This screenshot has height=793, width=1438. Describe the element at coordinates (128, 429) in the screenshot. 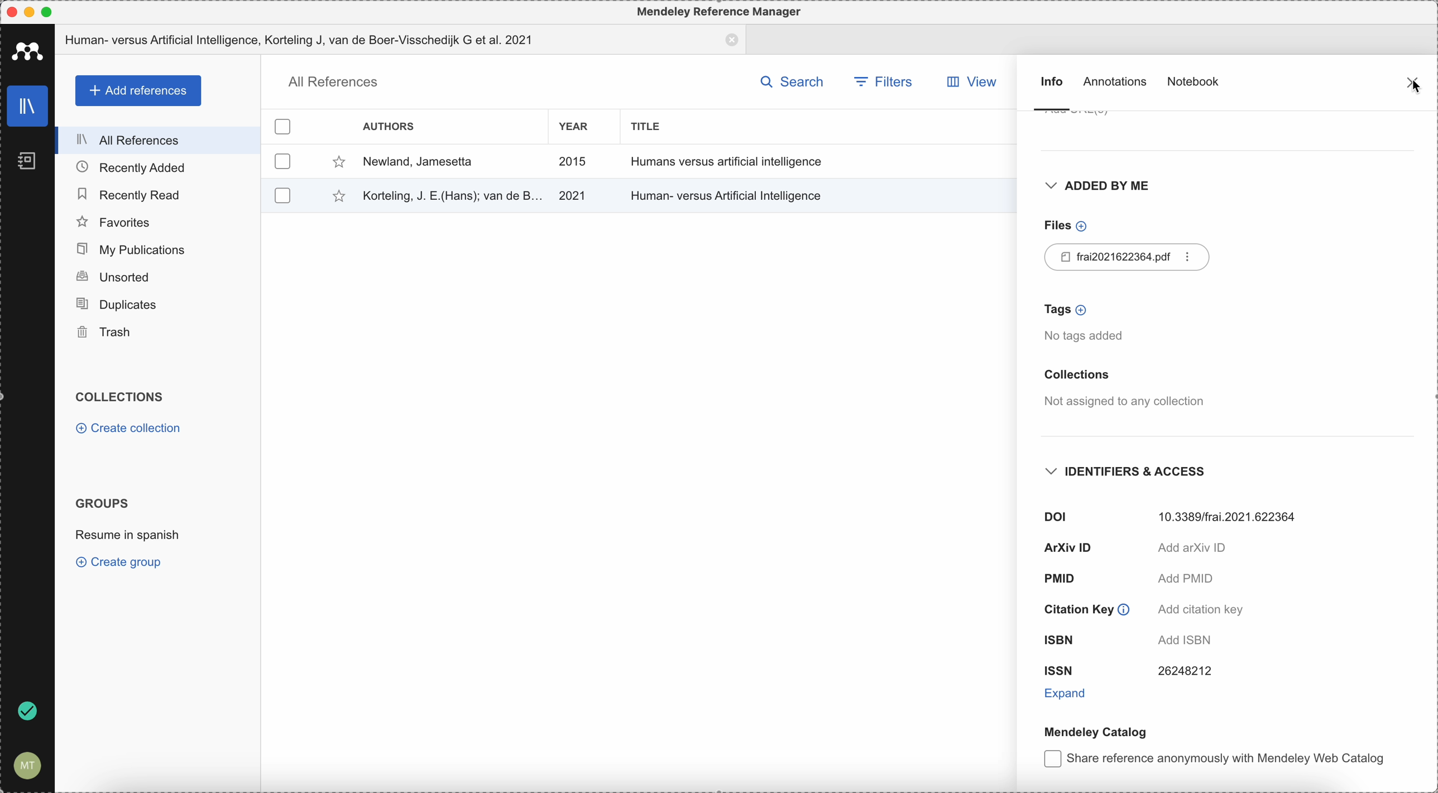

I see `create collection` at that location.